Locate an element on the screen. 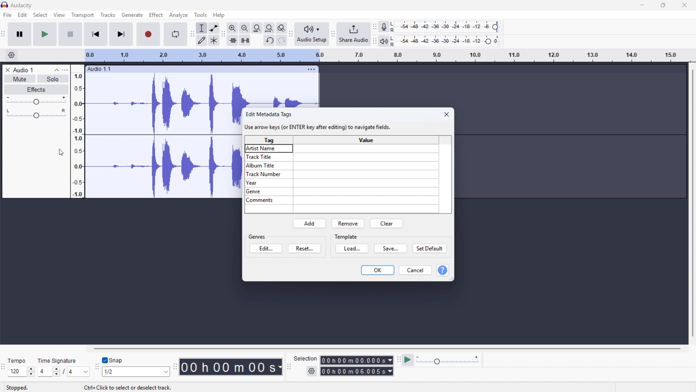 The height and width of the screenshot is (392, 696). fit selection to width is located at coordinates (257, 28).